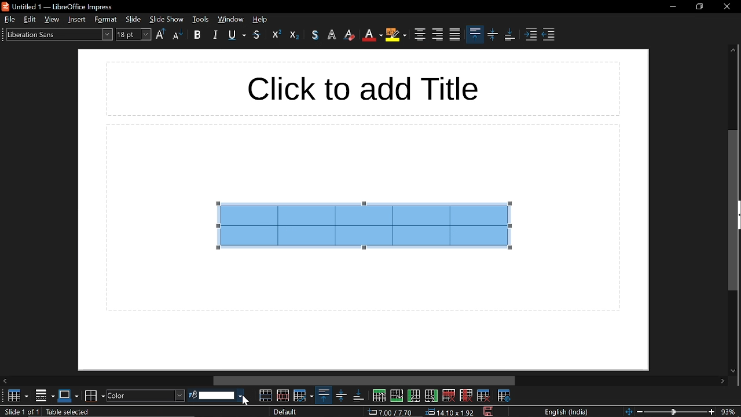  What do you see at coordinates (475, 34) in the screenshot?
I see `align top` at bounding box center [475, 34].